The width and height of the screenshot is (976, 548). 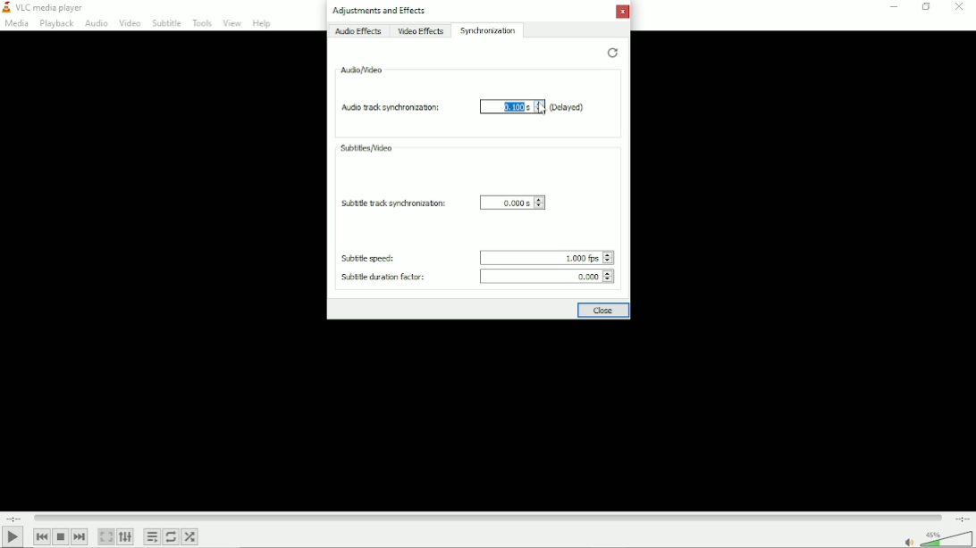 What do you see at coordinates (602, 310) in the screenshot?
I see `Close` at bounding box center [602, 310].